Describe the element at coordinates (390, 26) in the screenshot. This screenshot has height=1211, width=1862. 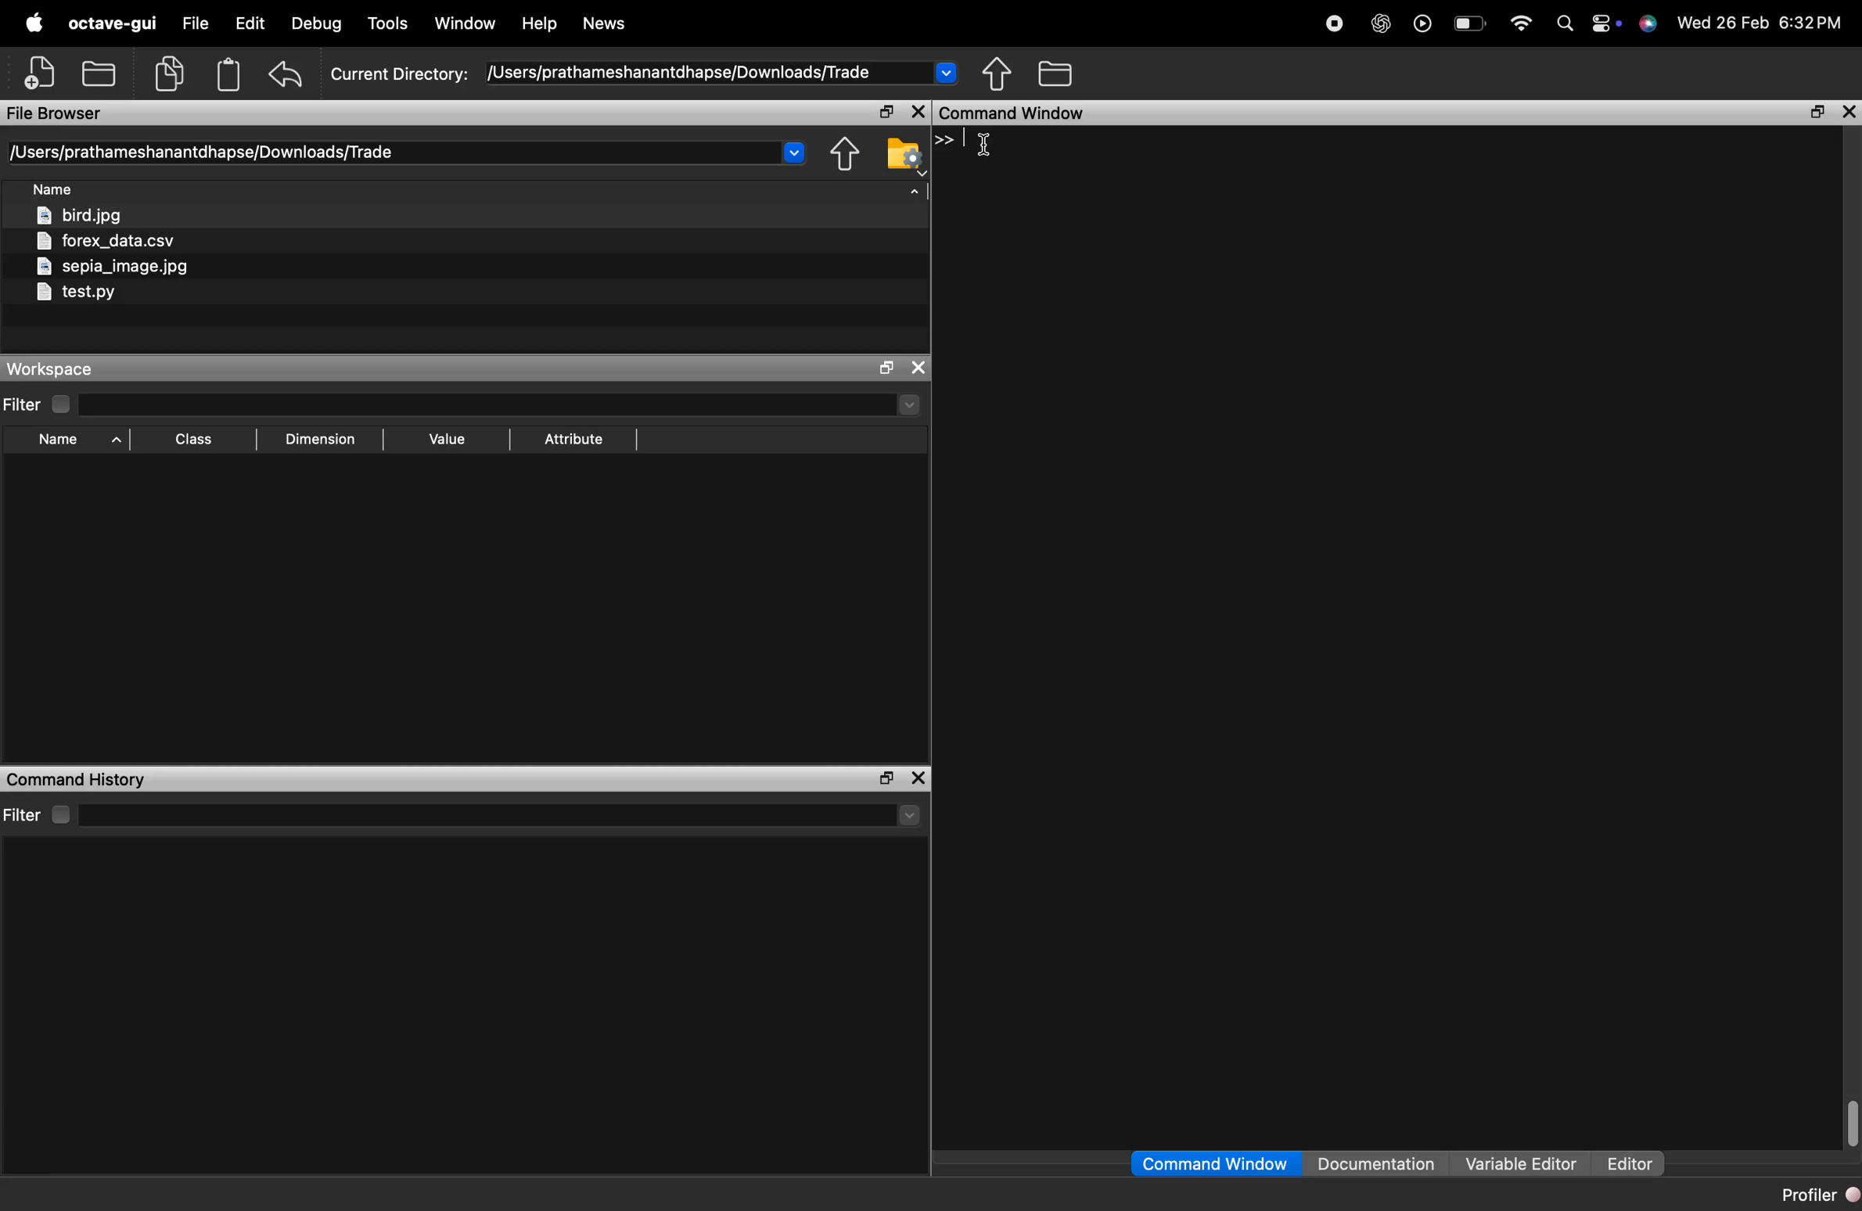
I see `tools` at that location.